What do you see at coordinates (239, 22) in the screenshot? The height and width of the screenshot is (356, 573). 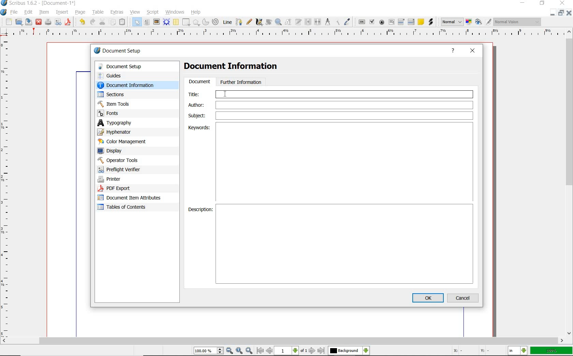 I see `Bezier curve` at bounding box center [239, 22].